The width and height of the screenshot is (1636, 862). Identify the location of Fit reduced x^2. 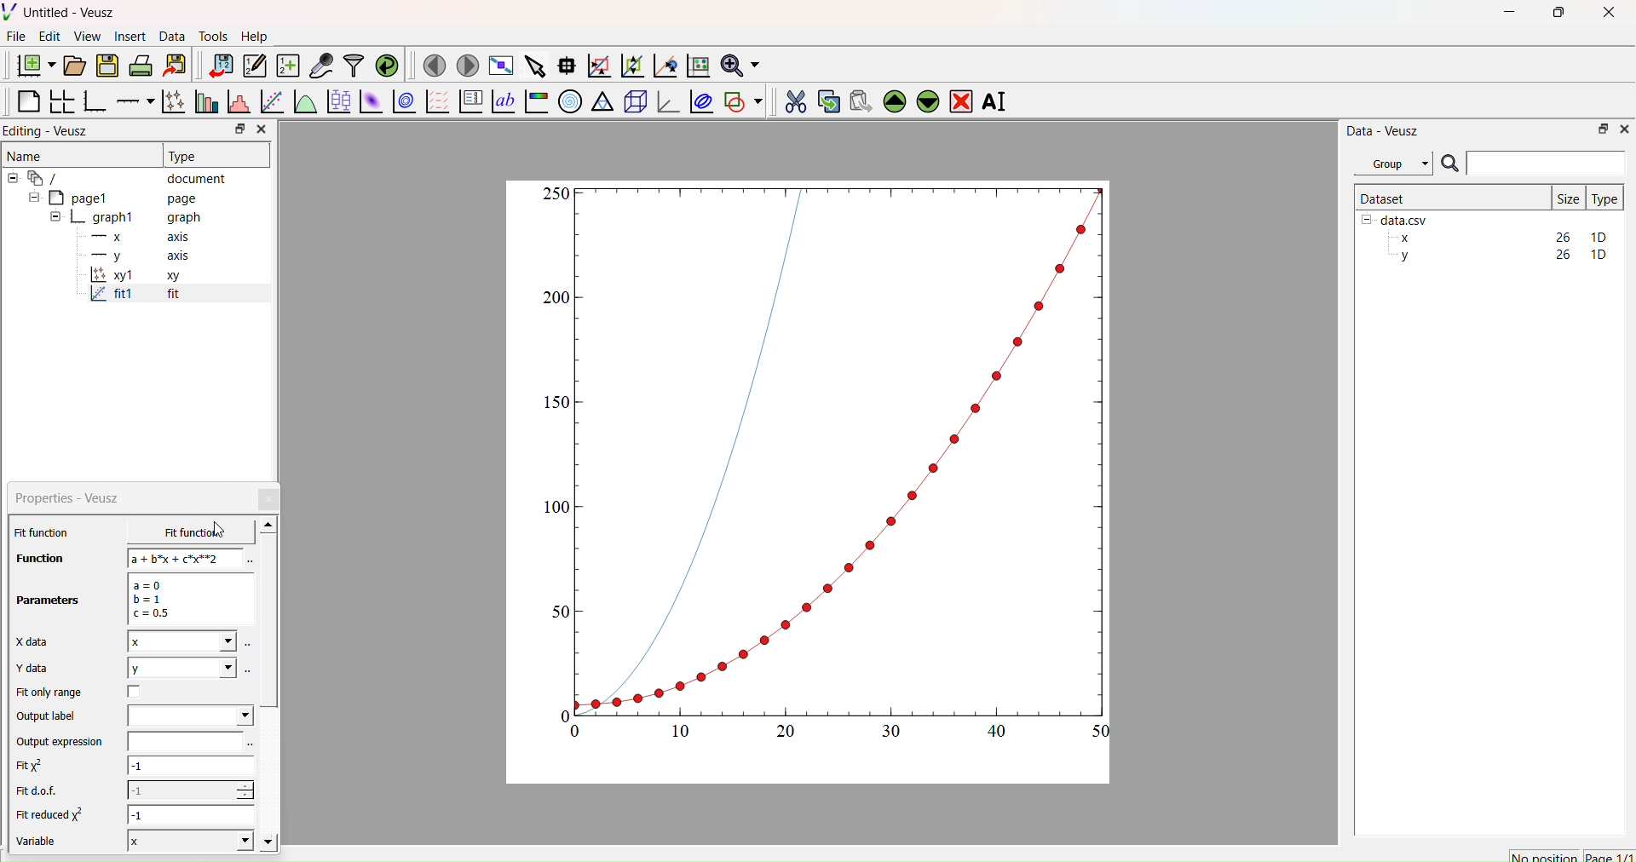
(53, 814).